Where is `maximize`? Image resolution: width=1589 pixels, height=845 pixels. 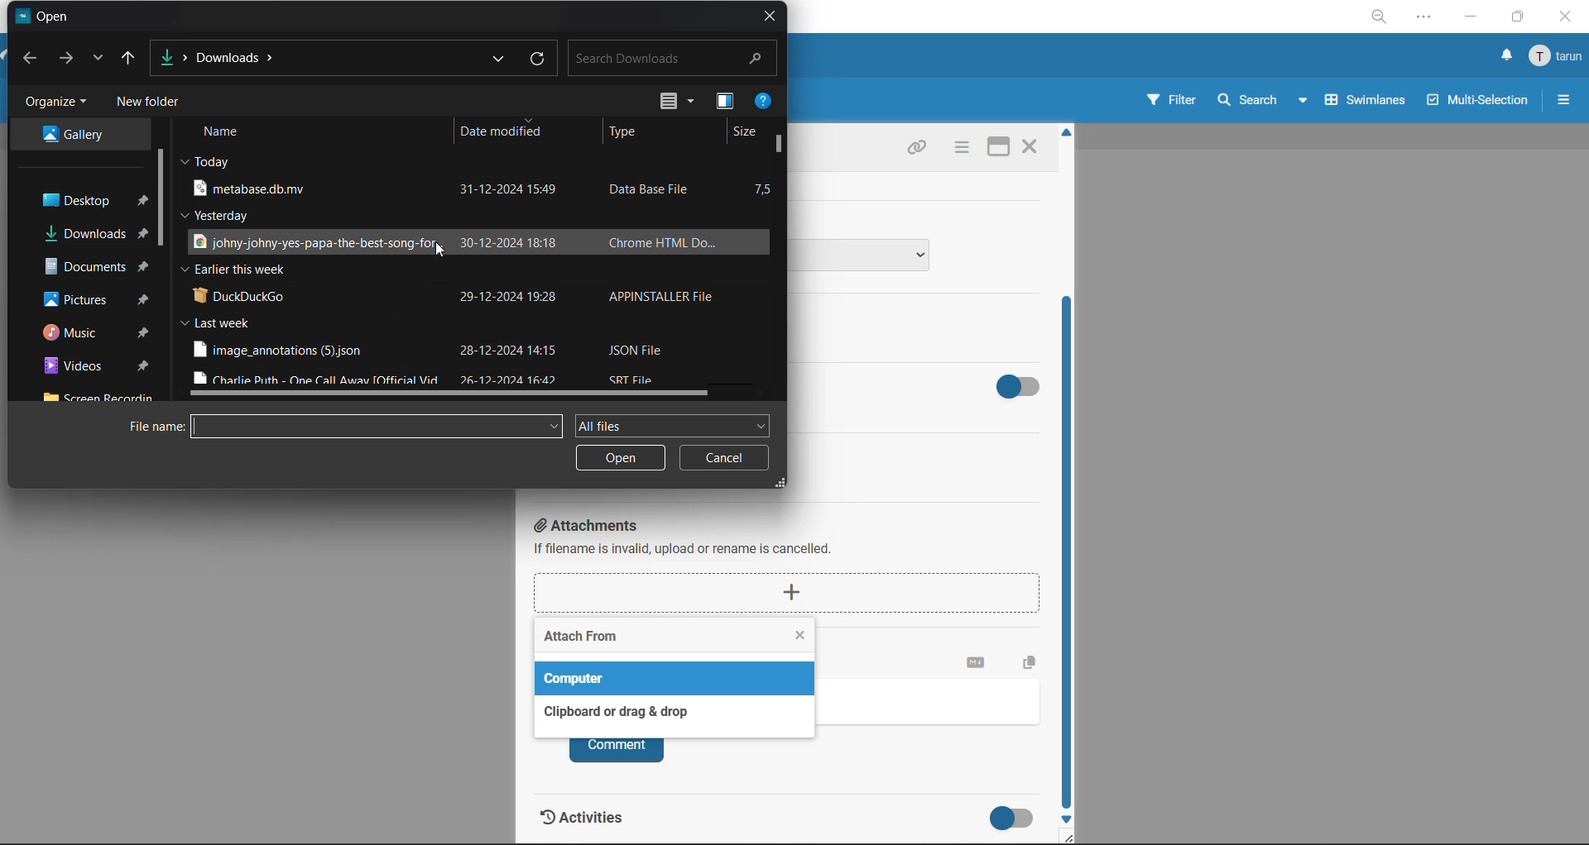 maximize is located at coordinates (1517, 18).